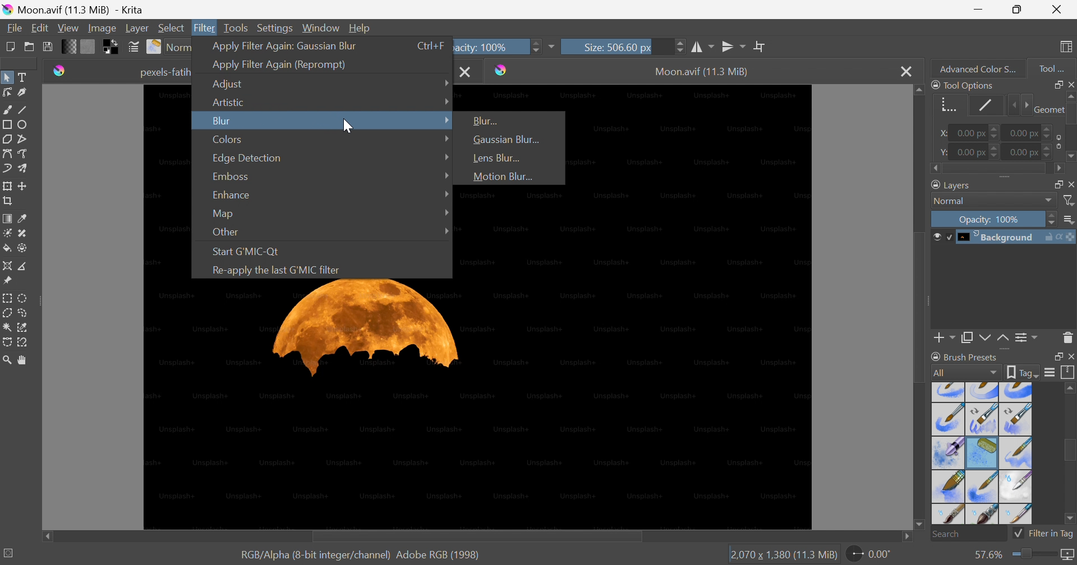  Describe the element at coordinates (965, 373) in the screenshot. I see `All` at that location.